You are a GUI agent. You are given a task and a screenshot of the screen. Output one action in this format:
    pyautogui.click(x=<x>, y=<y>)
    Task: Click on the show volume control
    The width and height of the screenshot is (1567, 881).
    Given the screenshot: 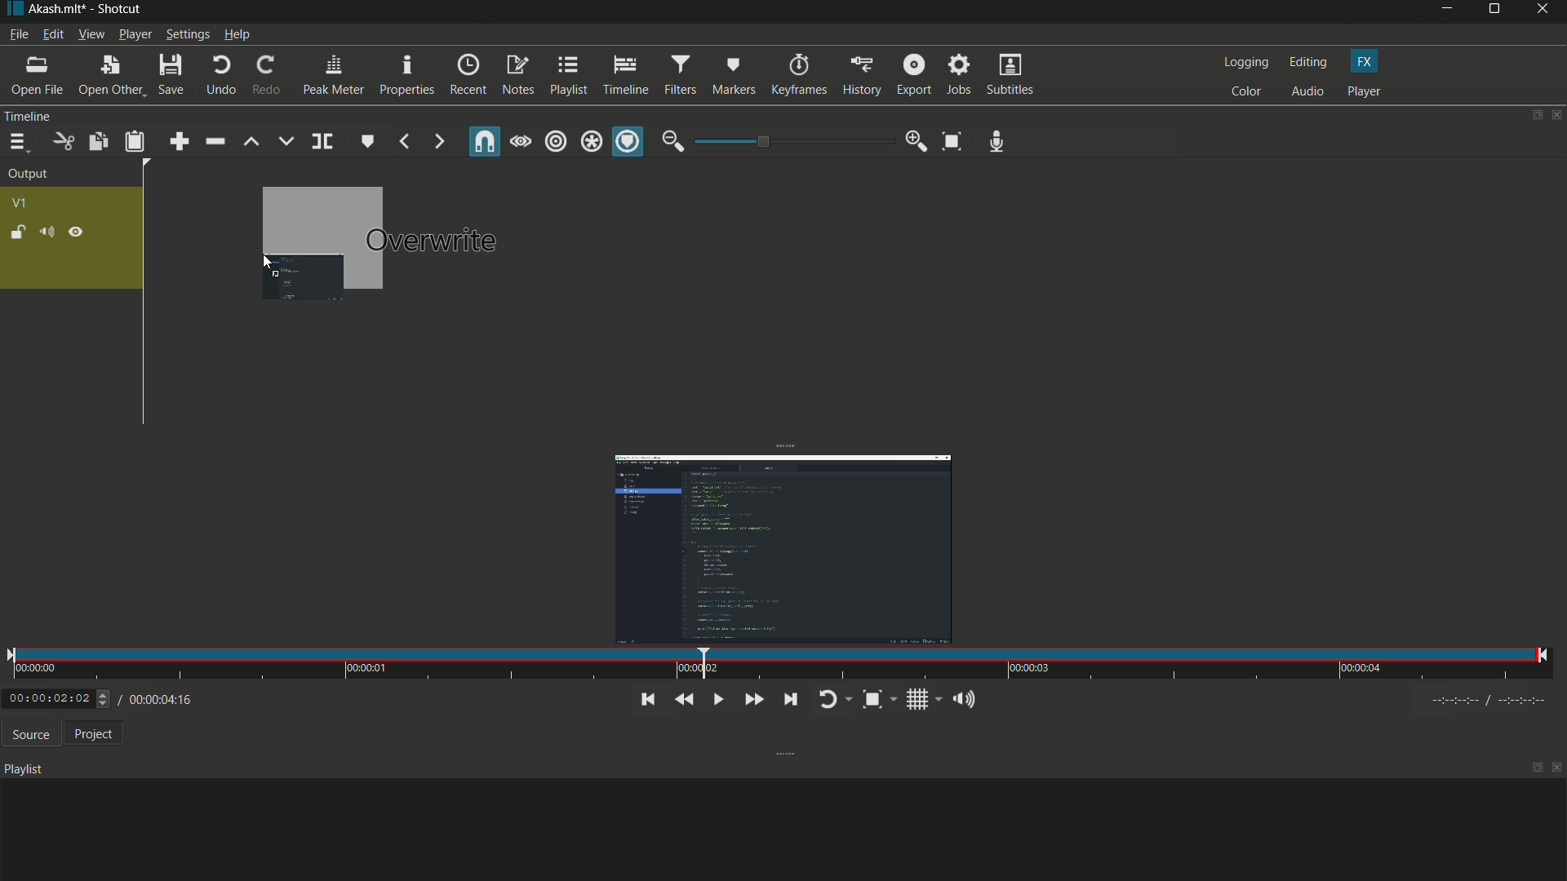 What is the action you would take?
    pyautogui.click(x=967, y=698)
    